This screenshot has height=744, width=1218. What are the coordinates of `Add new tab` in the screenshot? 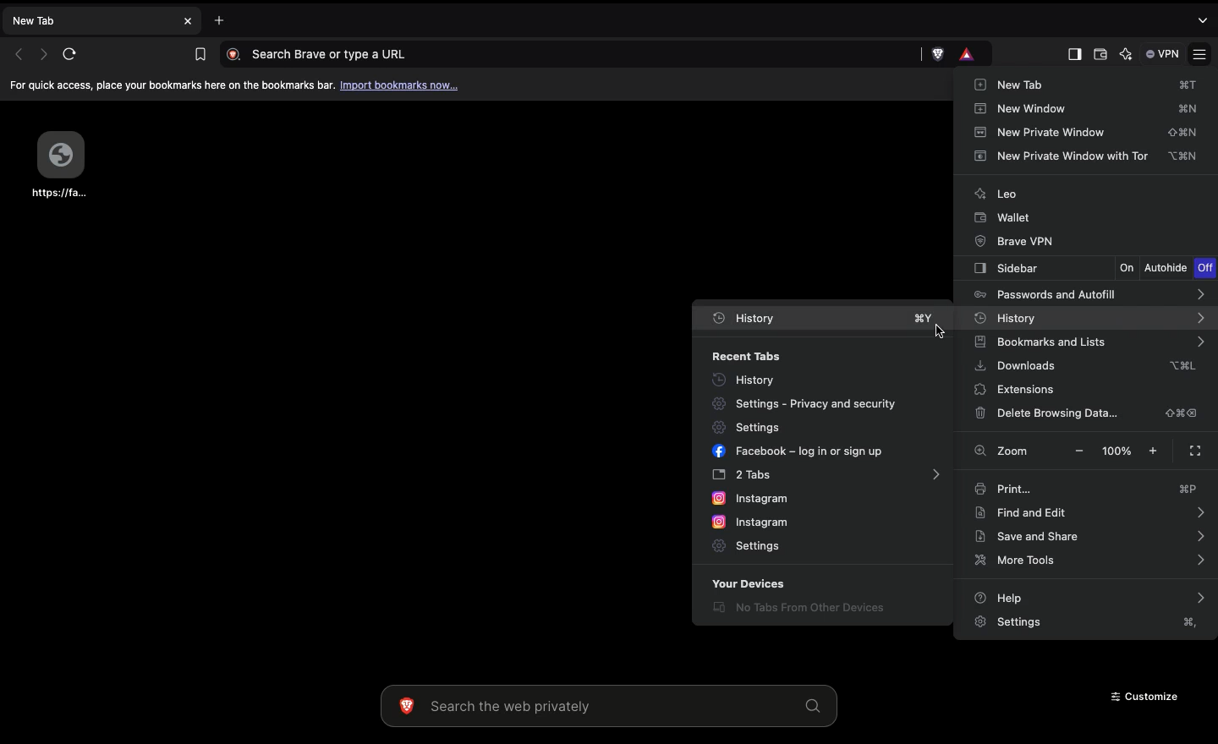 It's located at (222, 18).